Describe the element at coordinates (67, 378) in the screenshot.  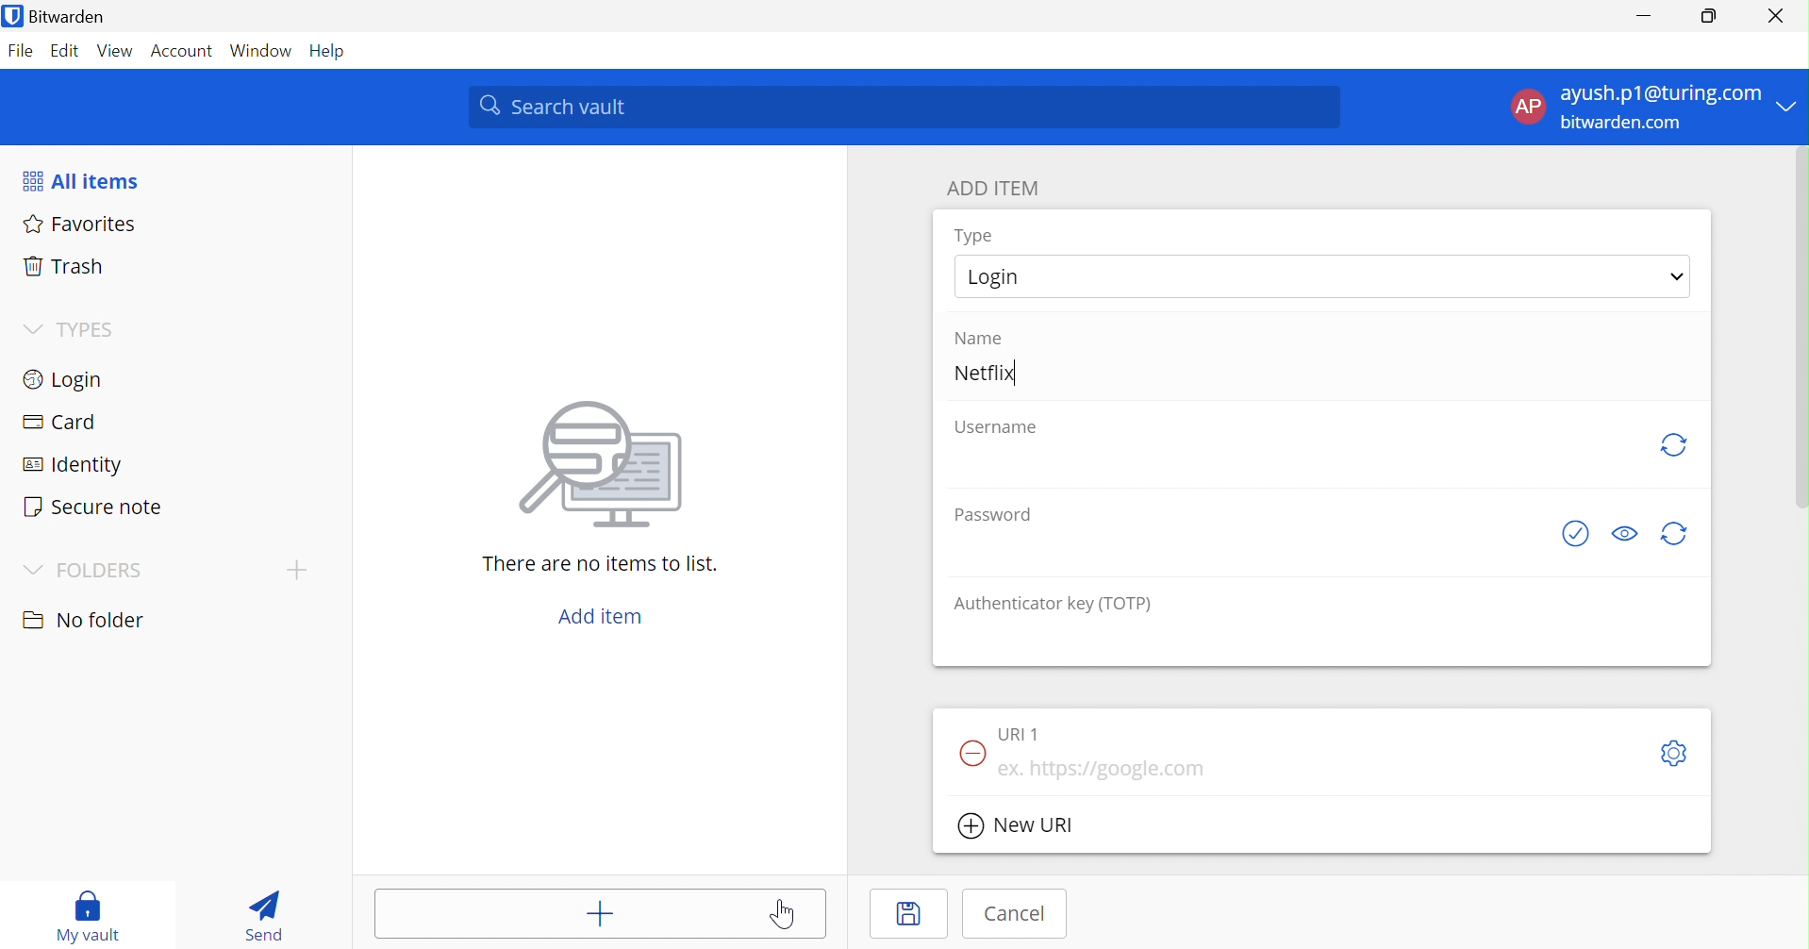
I see `Login` at that location.